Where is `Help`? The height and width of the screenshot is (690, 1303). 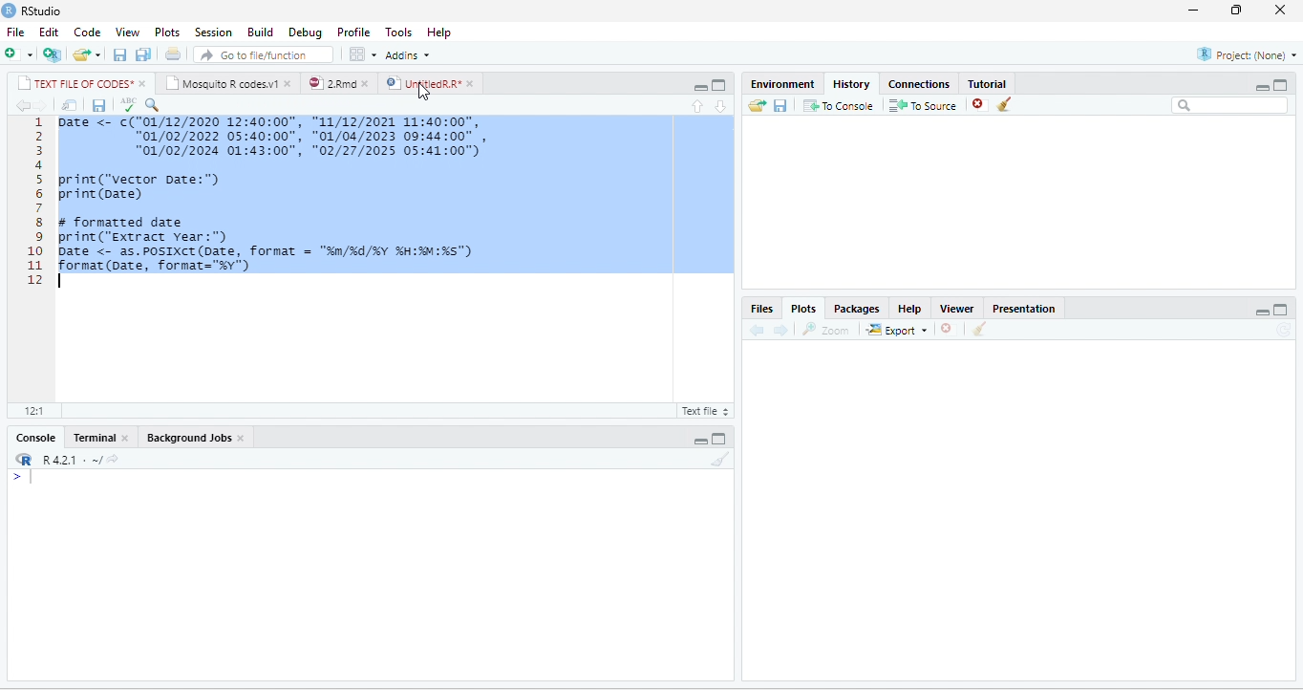
Help is located at coordinates (439, 33).